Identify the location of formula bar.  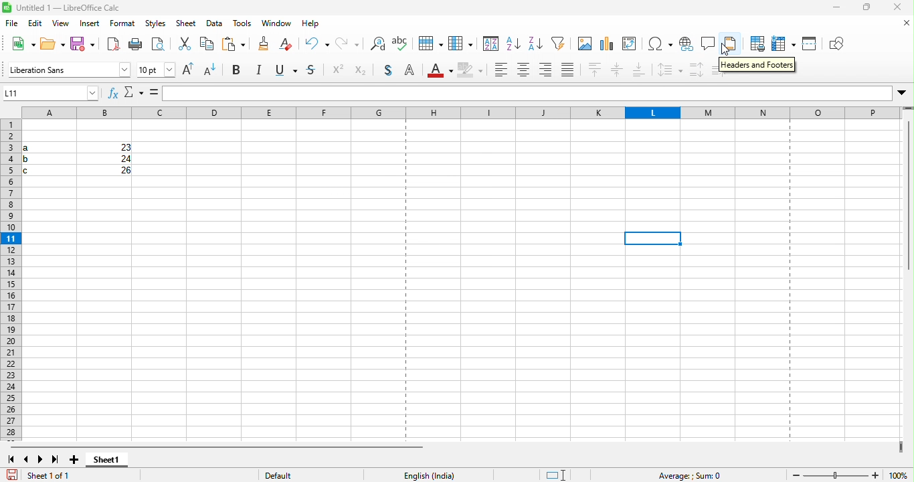
(537, 92).